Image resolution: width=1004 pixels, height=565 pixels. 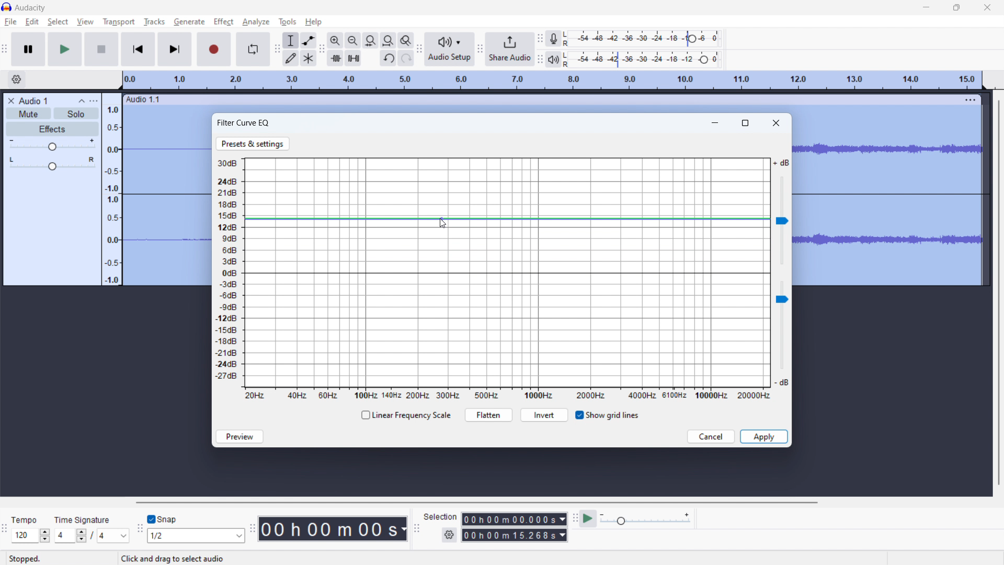 I want to click on file, so click(x=11, y=22).